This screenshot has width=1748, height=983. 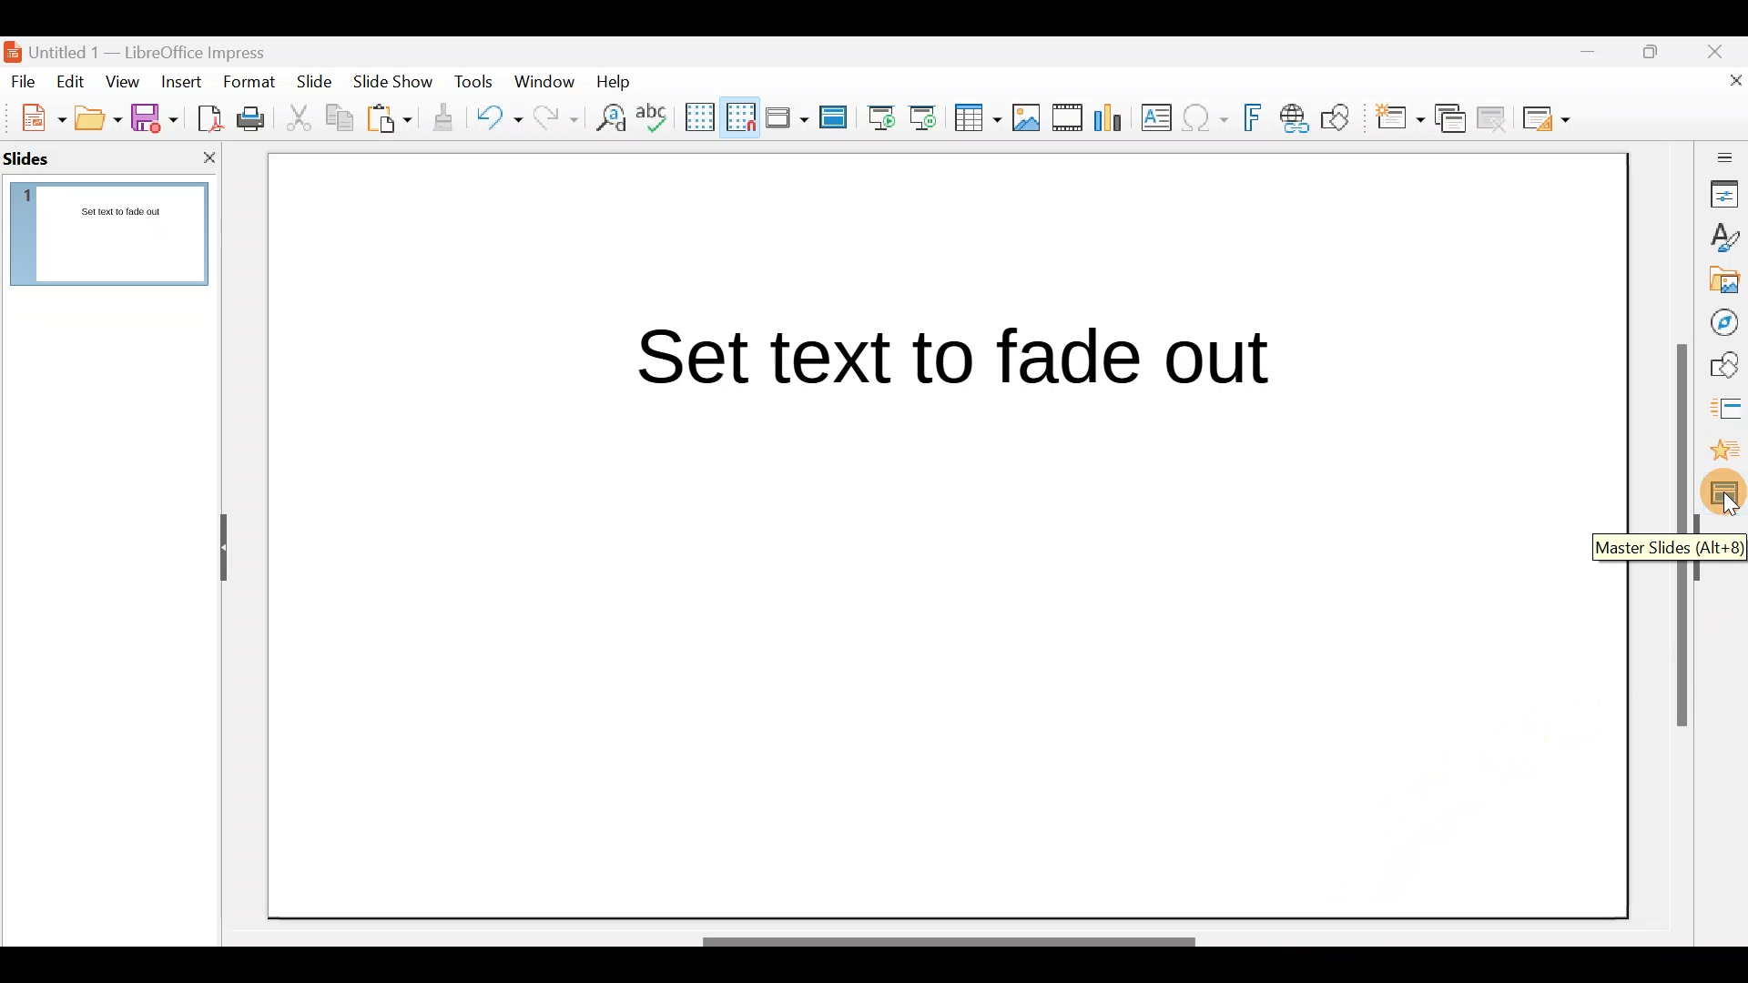 What do you see at coordinates (124, 81) in the screenshot?
I see `View` at bounding box center [124, 81].